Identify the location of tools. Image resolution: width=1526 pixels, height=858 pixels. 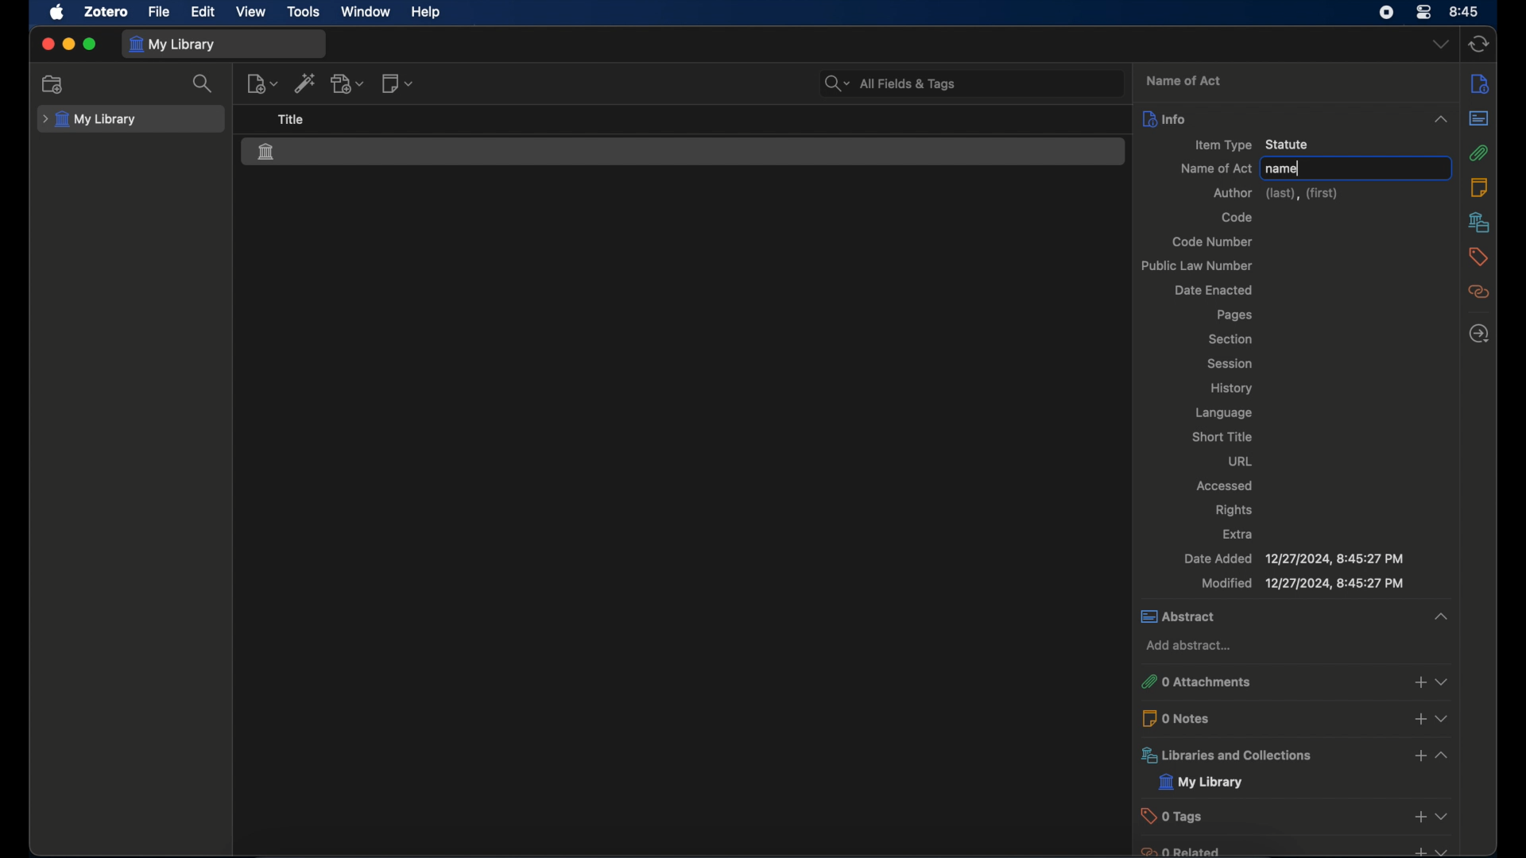
(304, 12).